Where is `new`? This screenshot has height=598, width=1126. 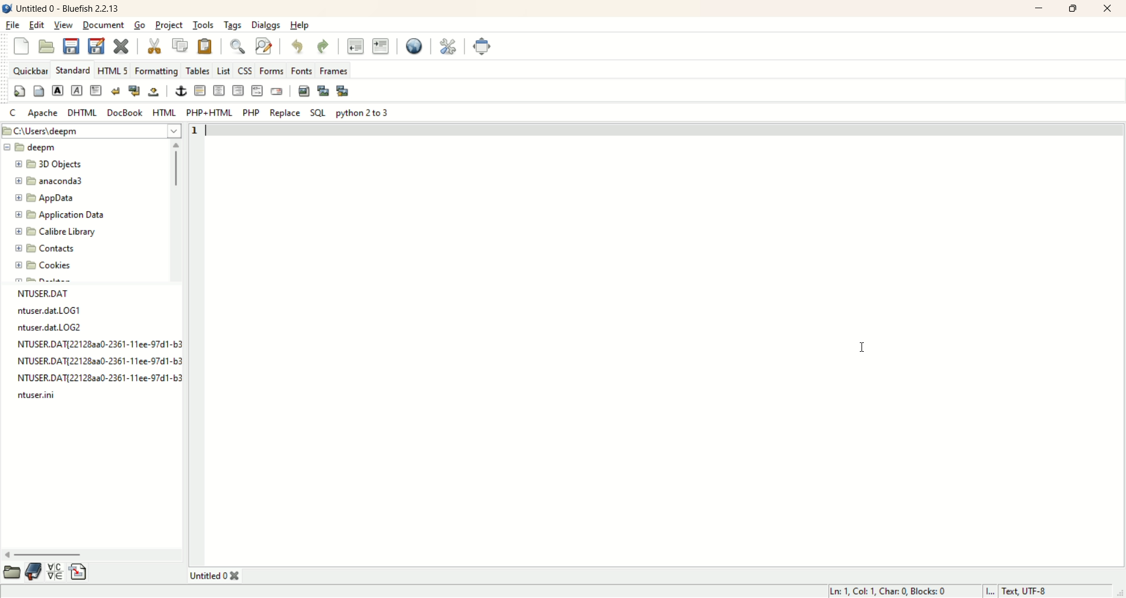 new is located at coordinates (21, 46).